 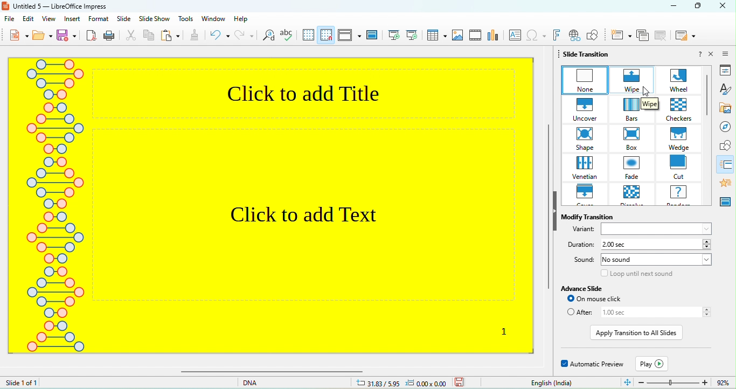 I want to click on gallery, so click(x=725, y=108).